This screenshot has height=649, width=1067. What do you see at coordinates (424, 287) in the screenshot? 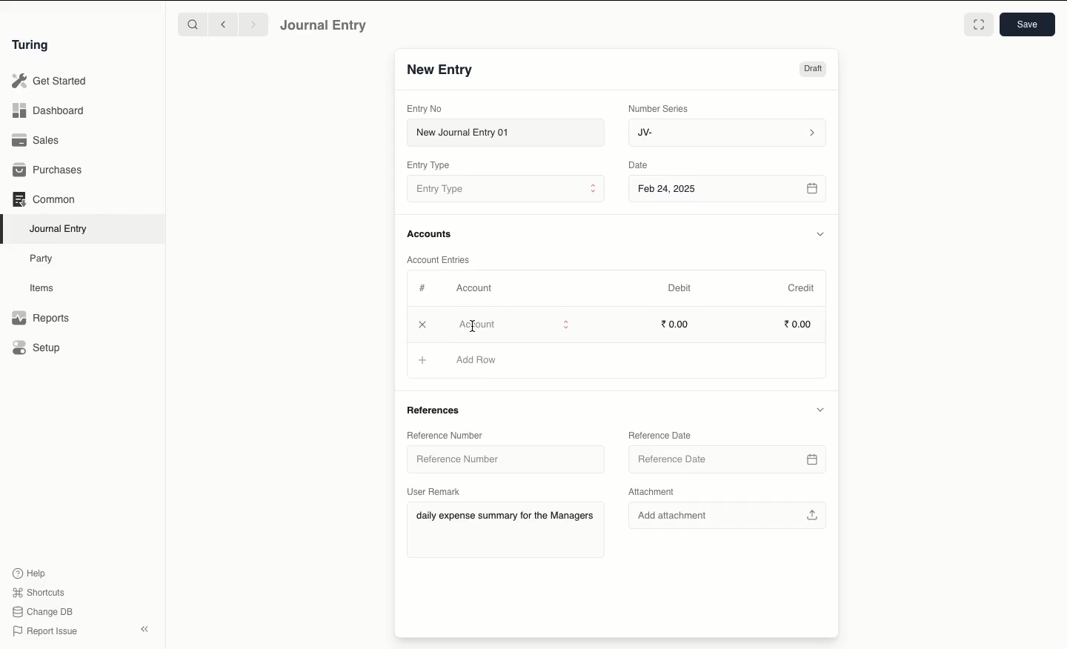
I see `Hashtag` at bounding box center [424, 287].